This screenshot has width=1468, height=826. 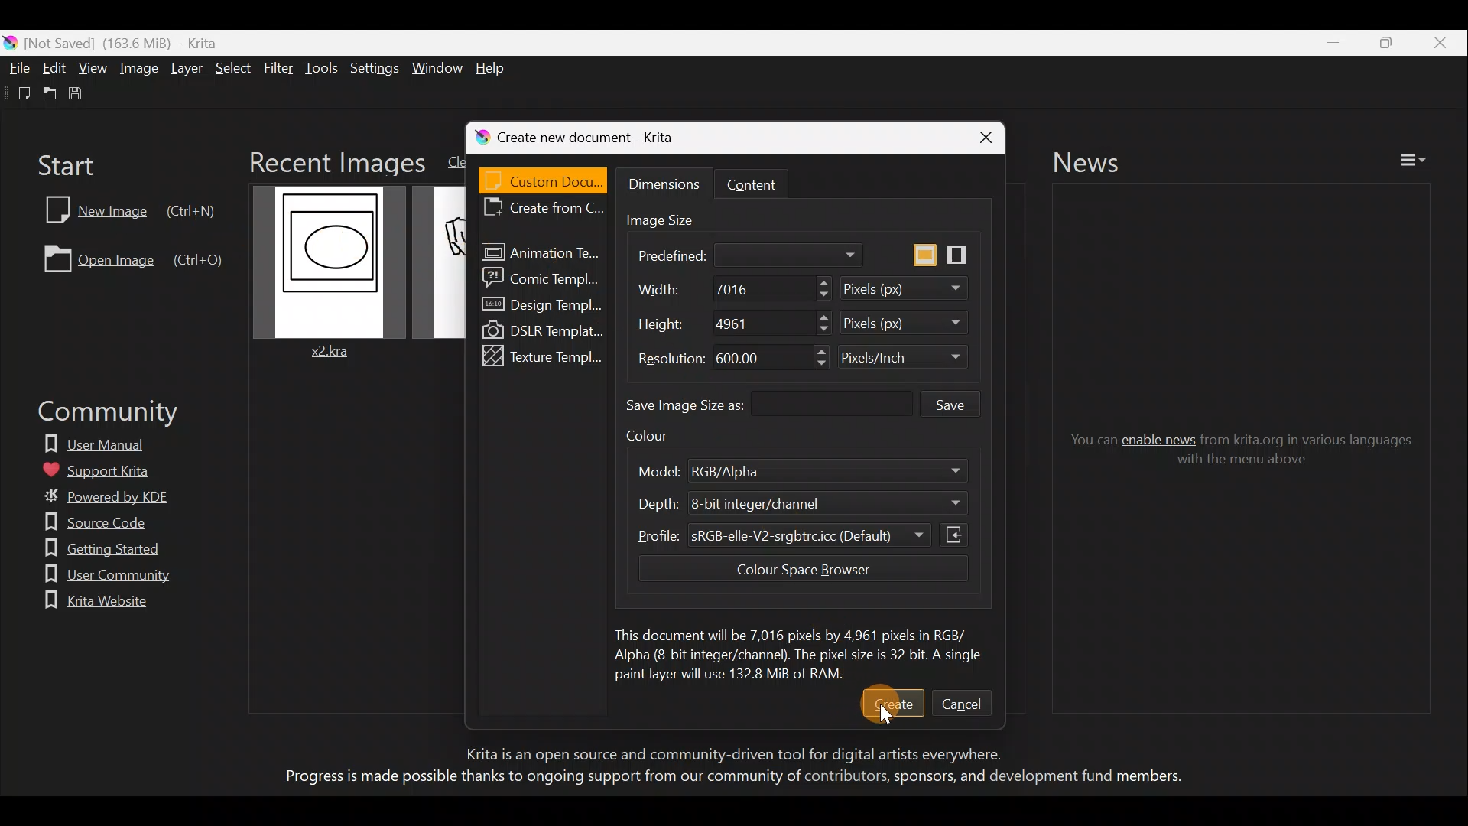 I want to click on Image, so click(x=139, y=70).